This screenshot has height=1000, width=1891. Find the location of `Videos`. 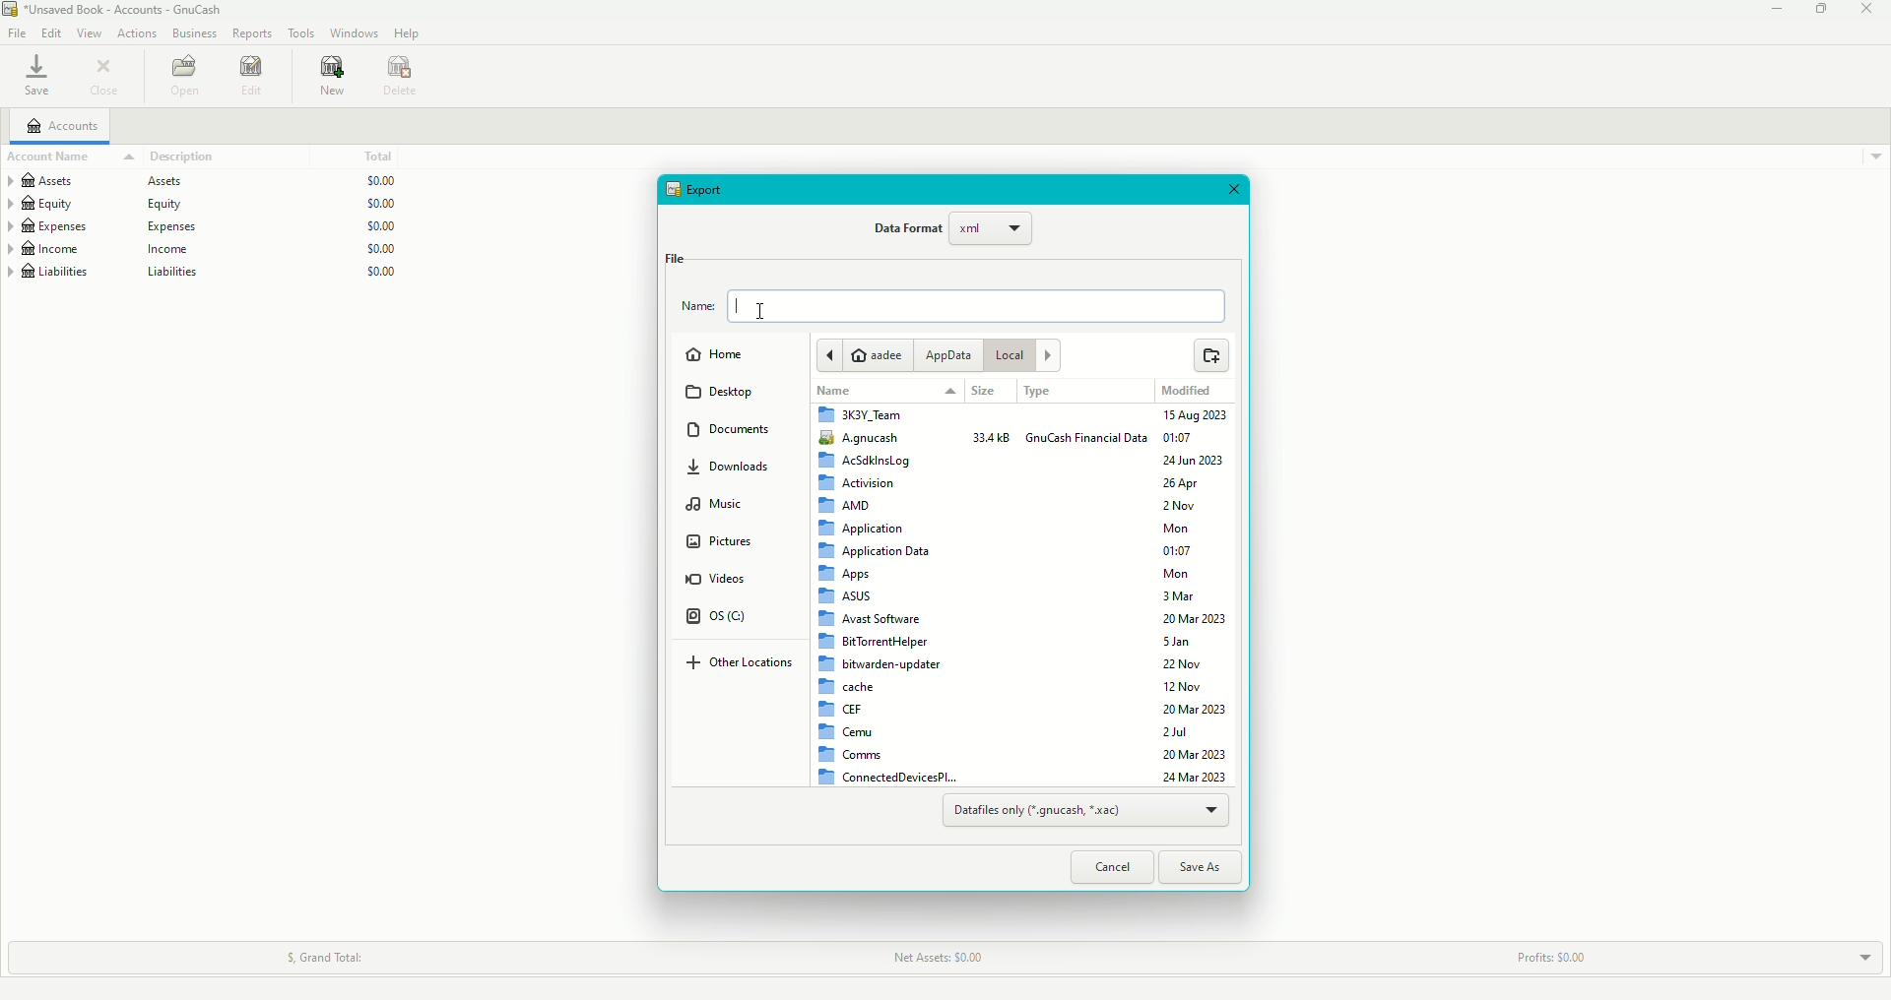

Videos is located at coordinates (717, 582).